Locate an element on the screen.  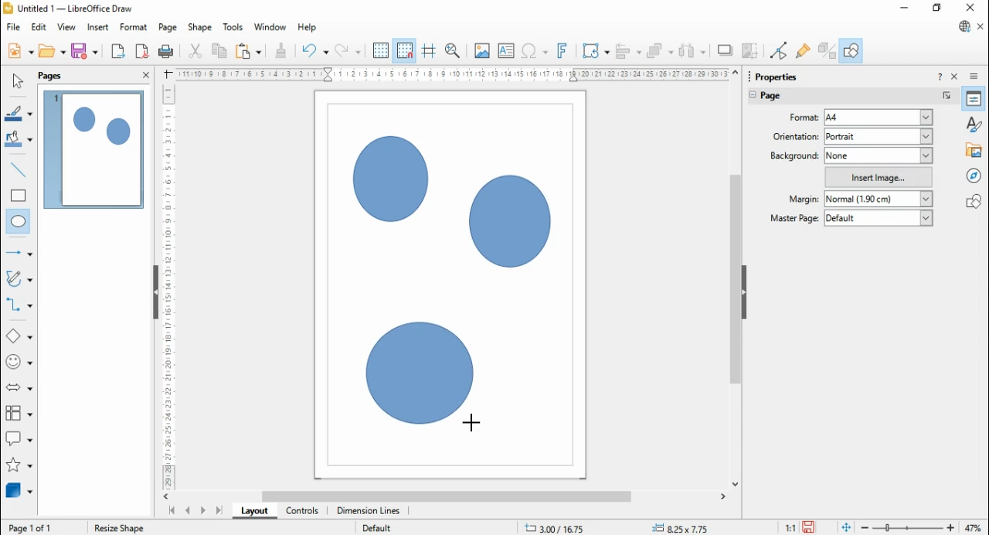
callout shapes is located at coordinates (20, 441).